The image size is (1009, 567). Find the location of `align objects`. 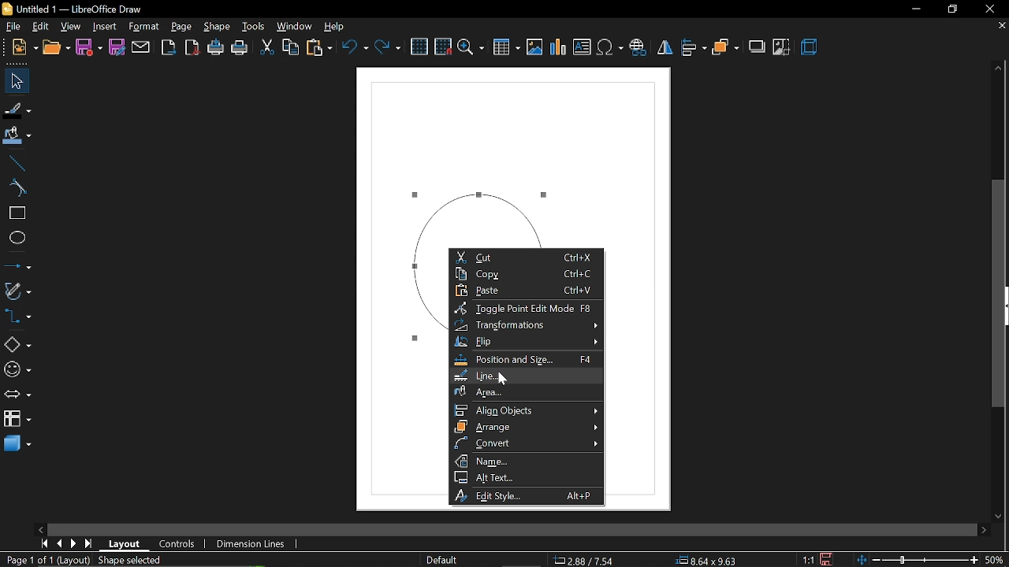

align objects is located at coordinates (527, 409).